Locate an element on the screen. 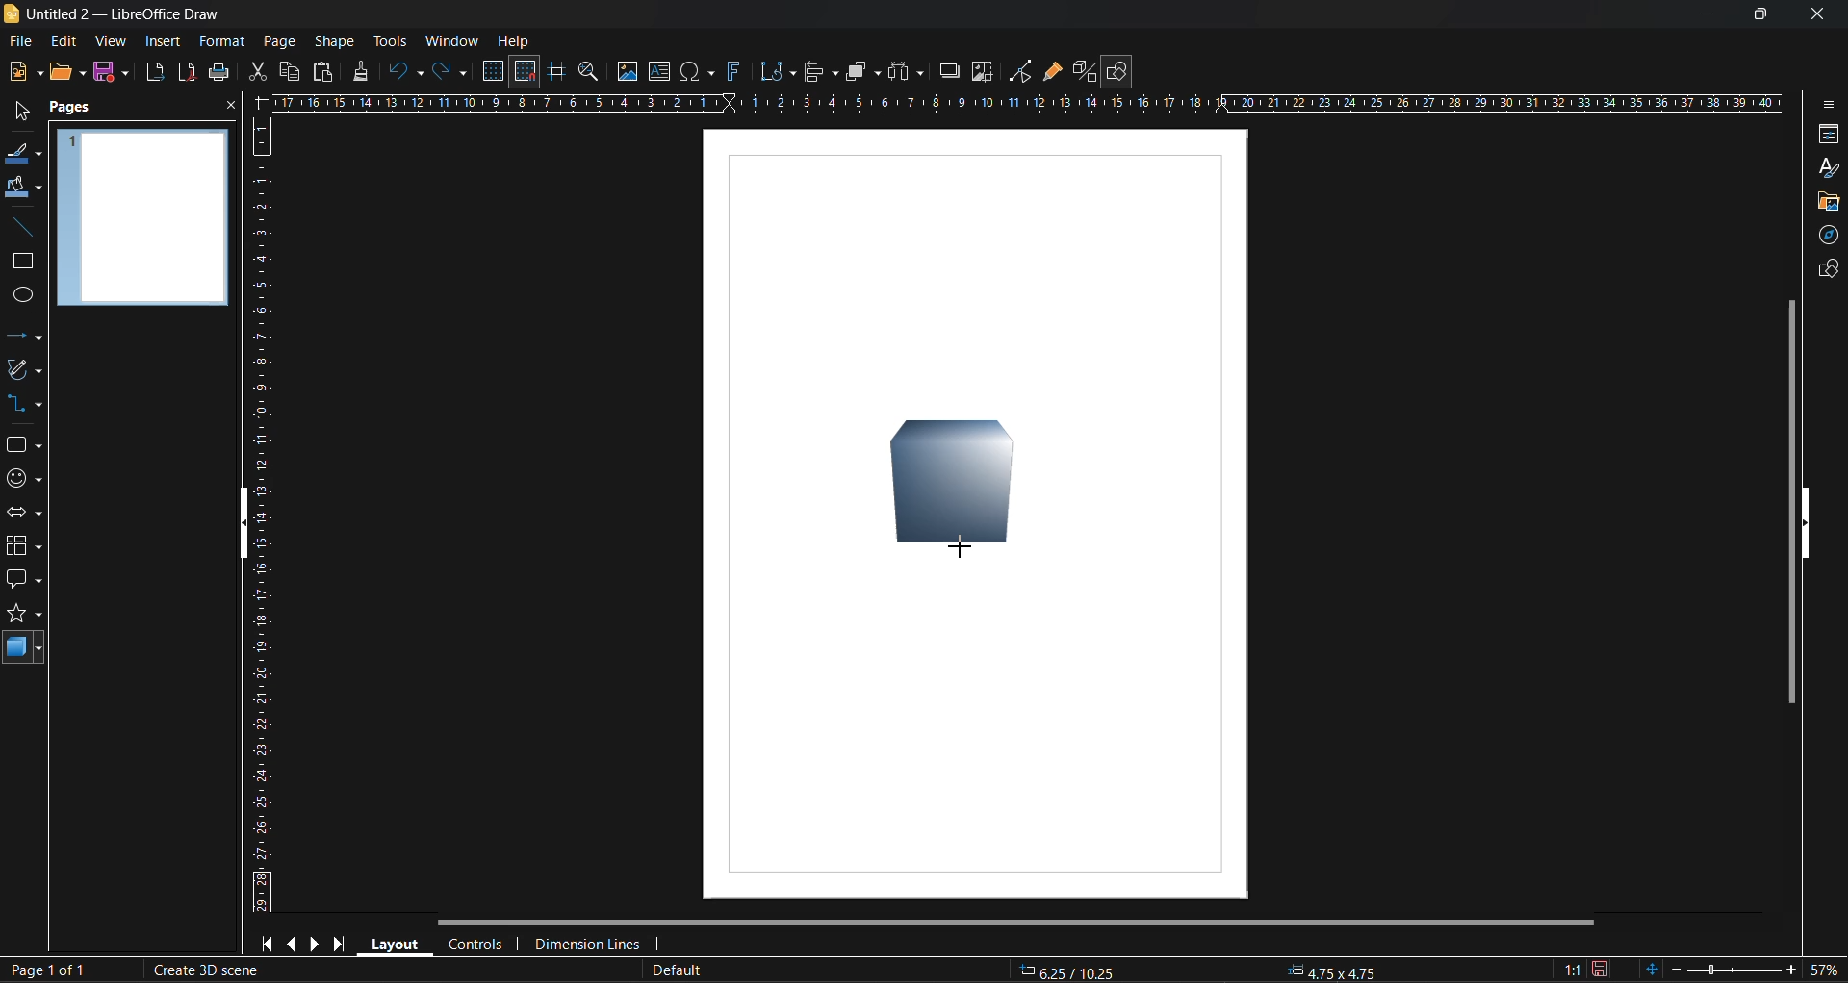 The image size is (1848, 983). dimension lines is located at coordinates (588, 941).